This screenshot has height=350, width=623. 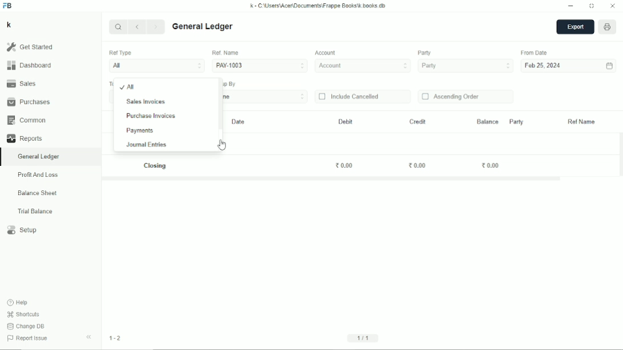 I want to click on Journal entries, so click(x=146, y=144).